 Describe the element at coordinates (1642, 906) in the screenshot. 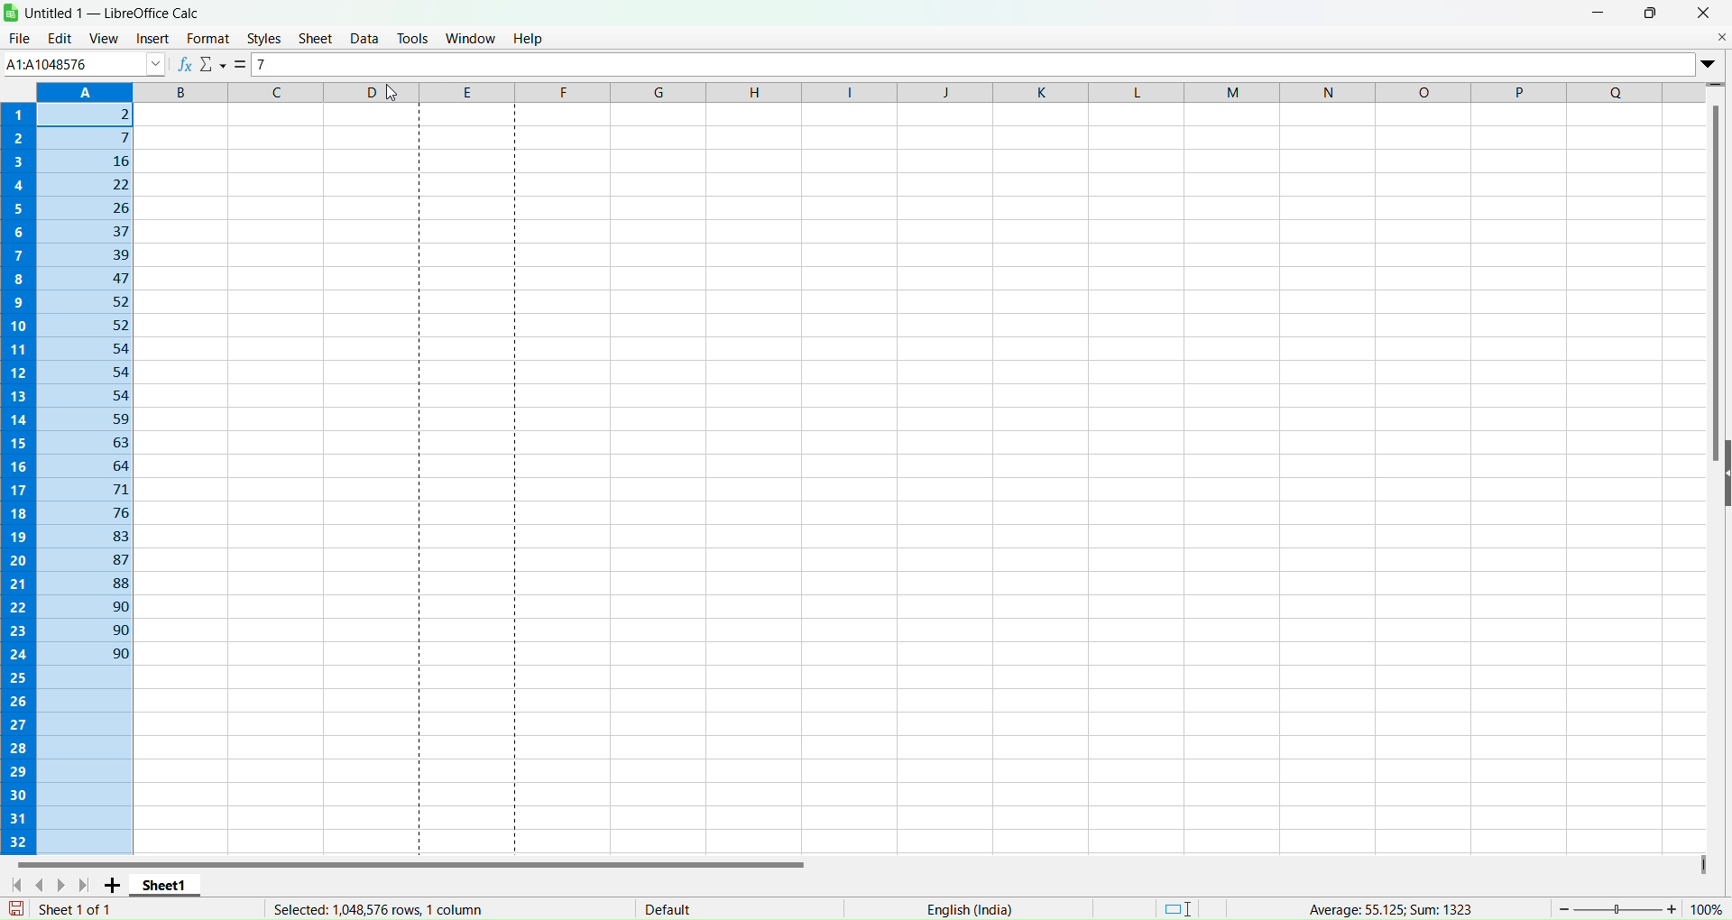

I see `Zoom Factor` at that location.